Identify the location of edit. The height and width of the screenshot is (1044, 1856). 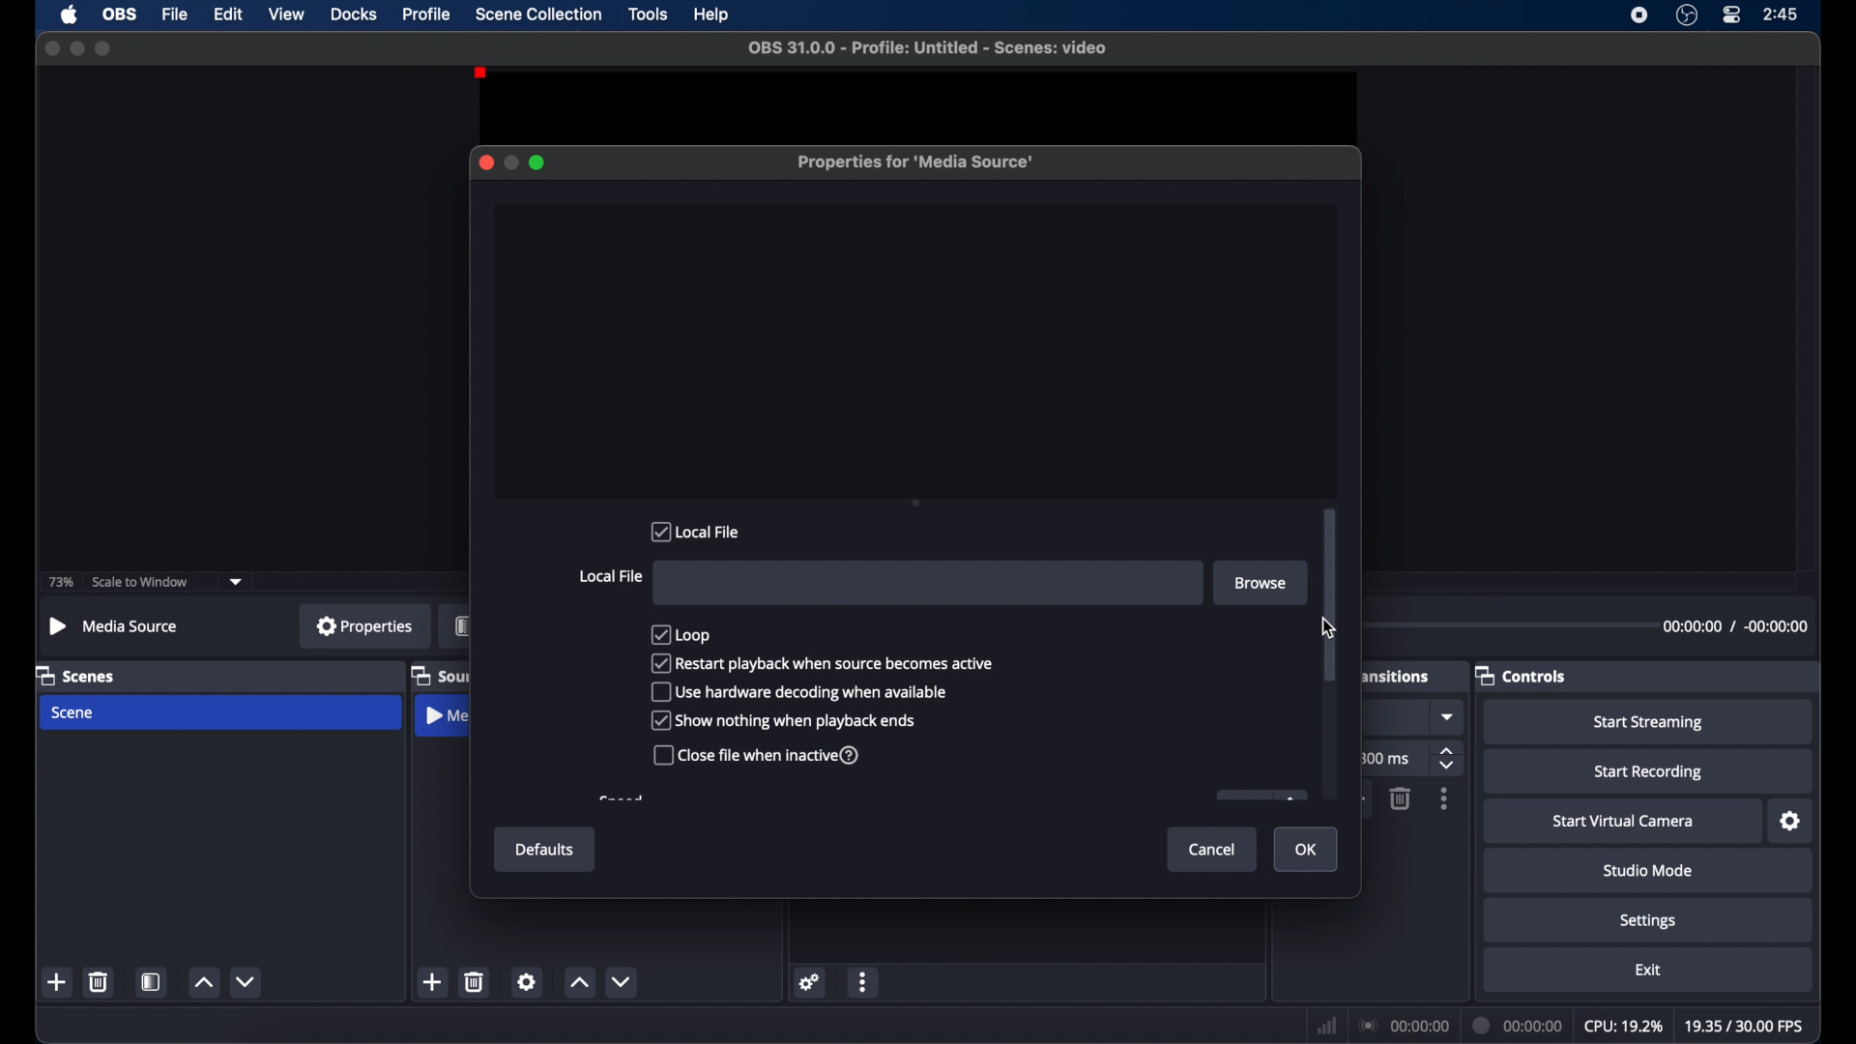
(228, 14).